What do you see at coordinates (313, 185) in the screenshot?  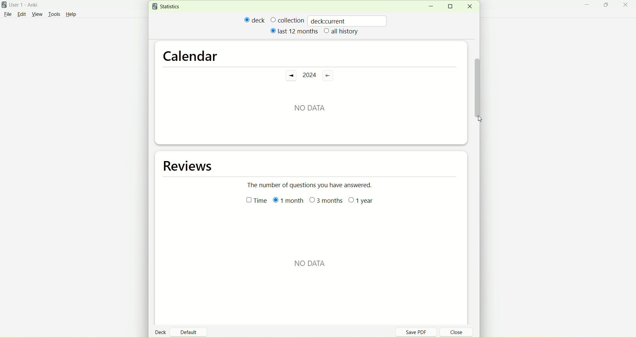 I see `The number of questions you have answered.` at bounding box center [313, 185].